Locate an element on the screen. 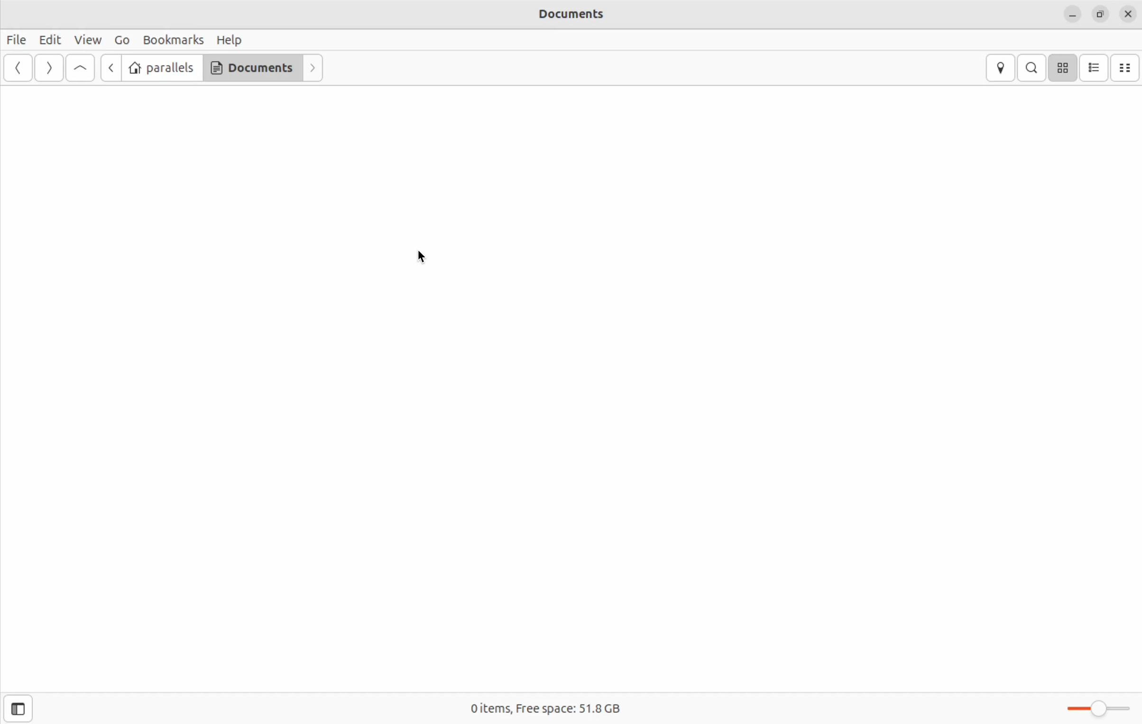  close is located at coordinates (1130, 14).